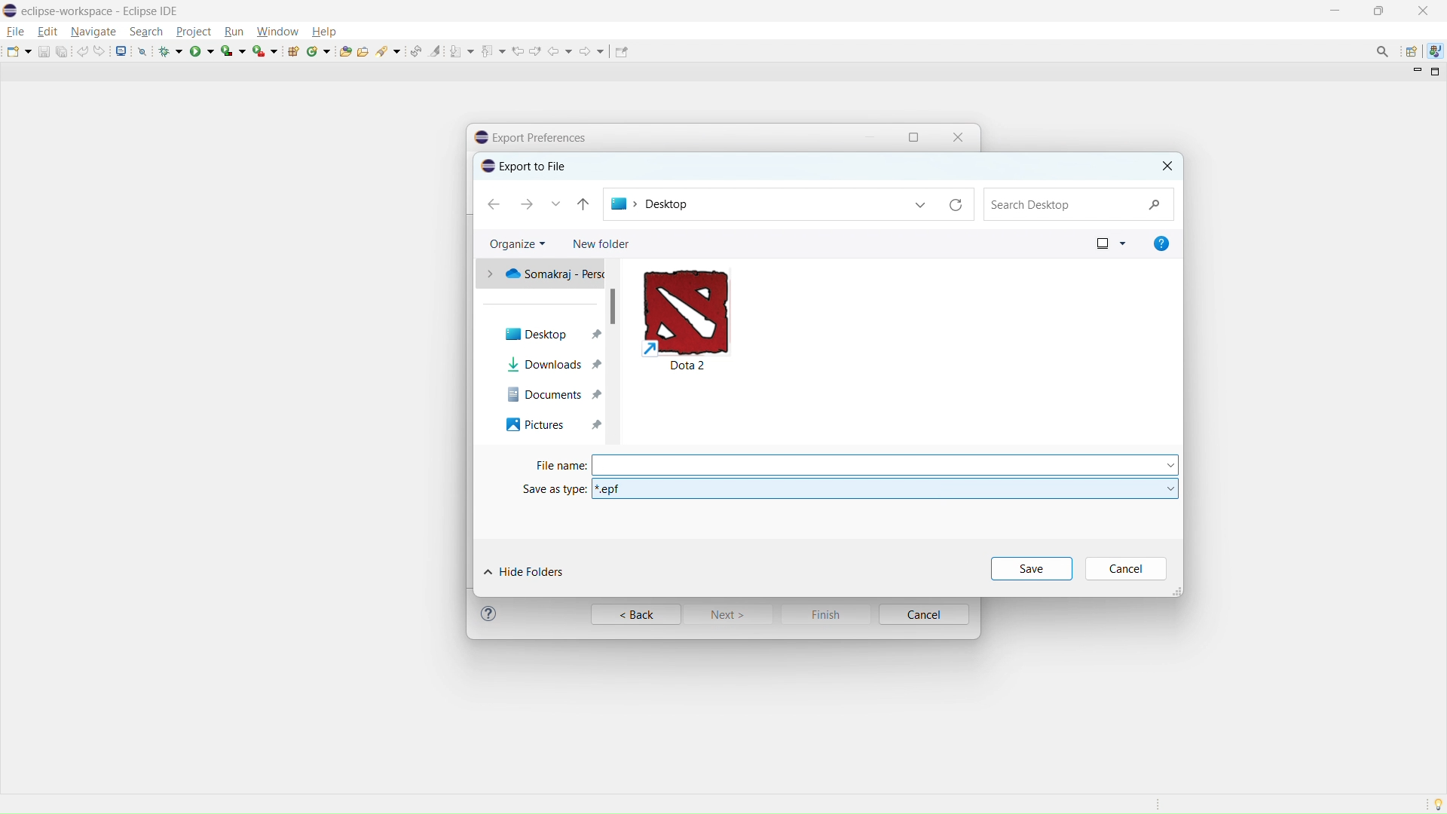  I want to click on window, so click(277, 32).